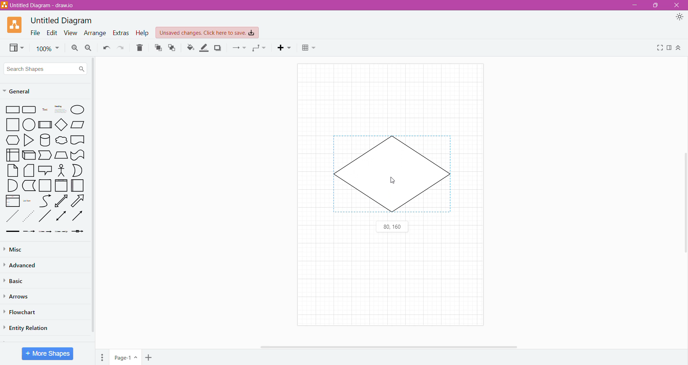 This screenshot has width=688, height=365. I want to click on Arrow, so click(79, 202).